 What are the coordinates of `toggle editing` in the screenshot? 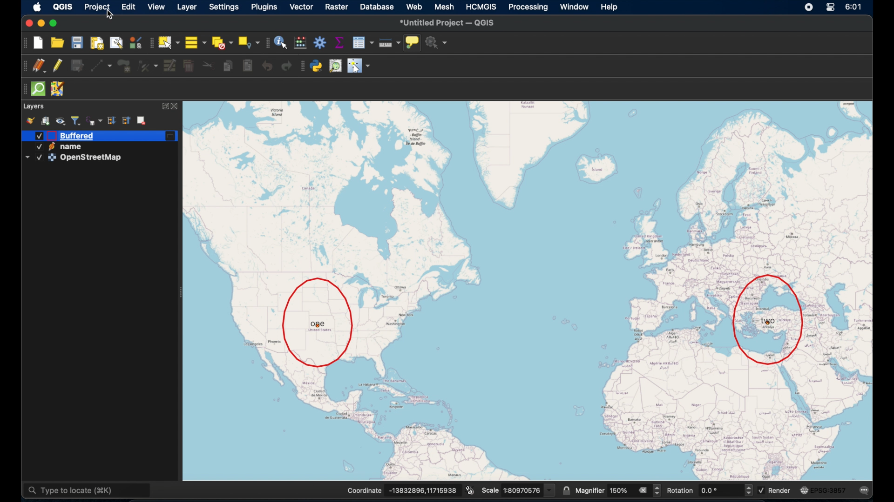 It's located at (57, 65).